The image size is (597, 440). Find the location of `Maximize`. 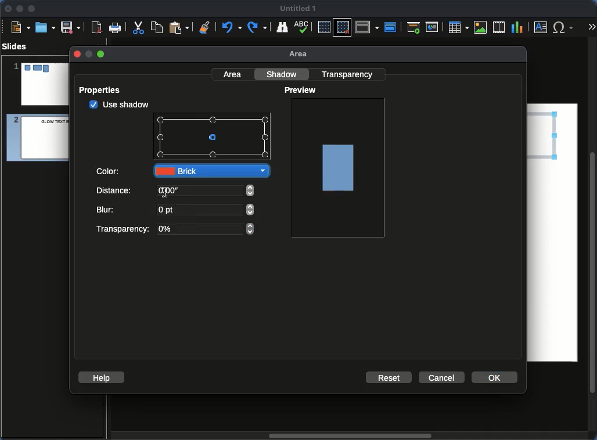

Maximize is located at coordinates (32, 10).